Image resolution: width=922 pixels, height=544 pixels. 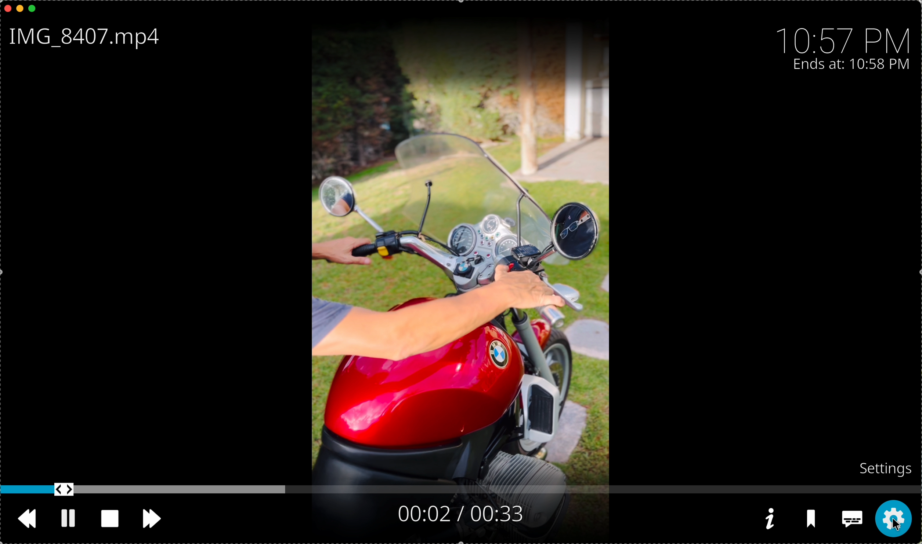 I want to click on information, so click(x=769, y=519).